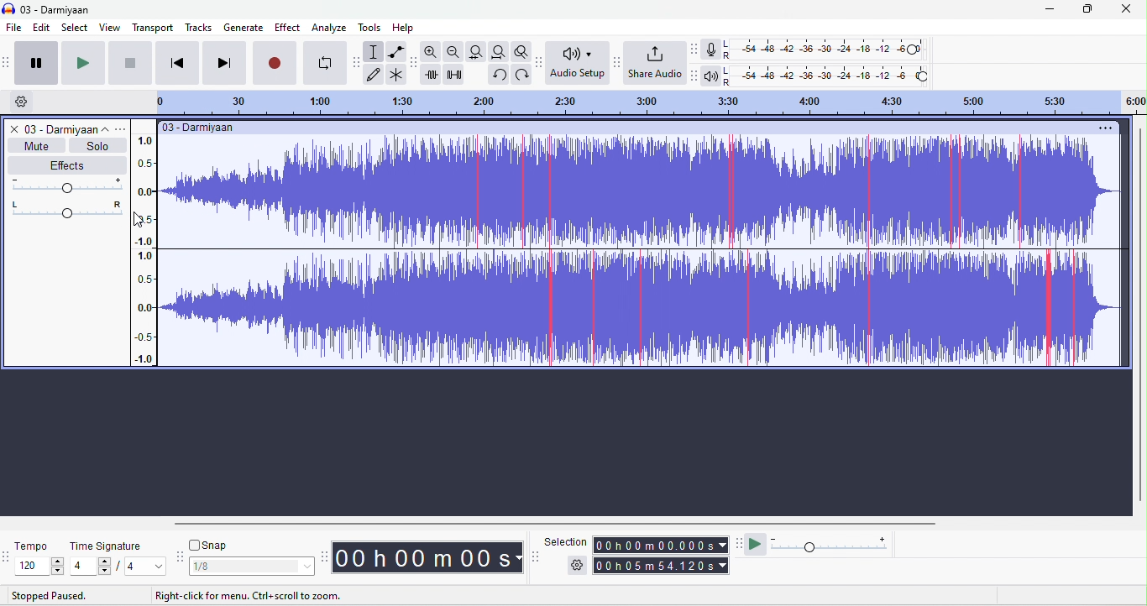 The image size is (1147, 606). I want to click on maximize, so click(1085, 9).